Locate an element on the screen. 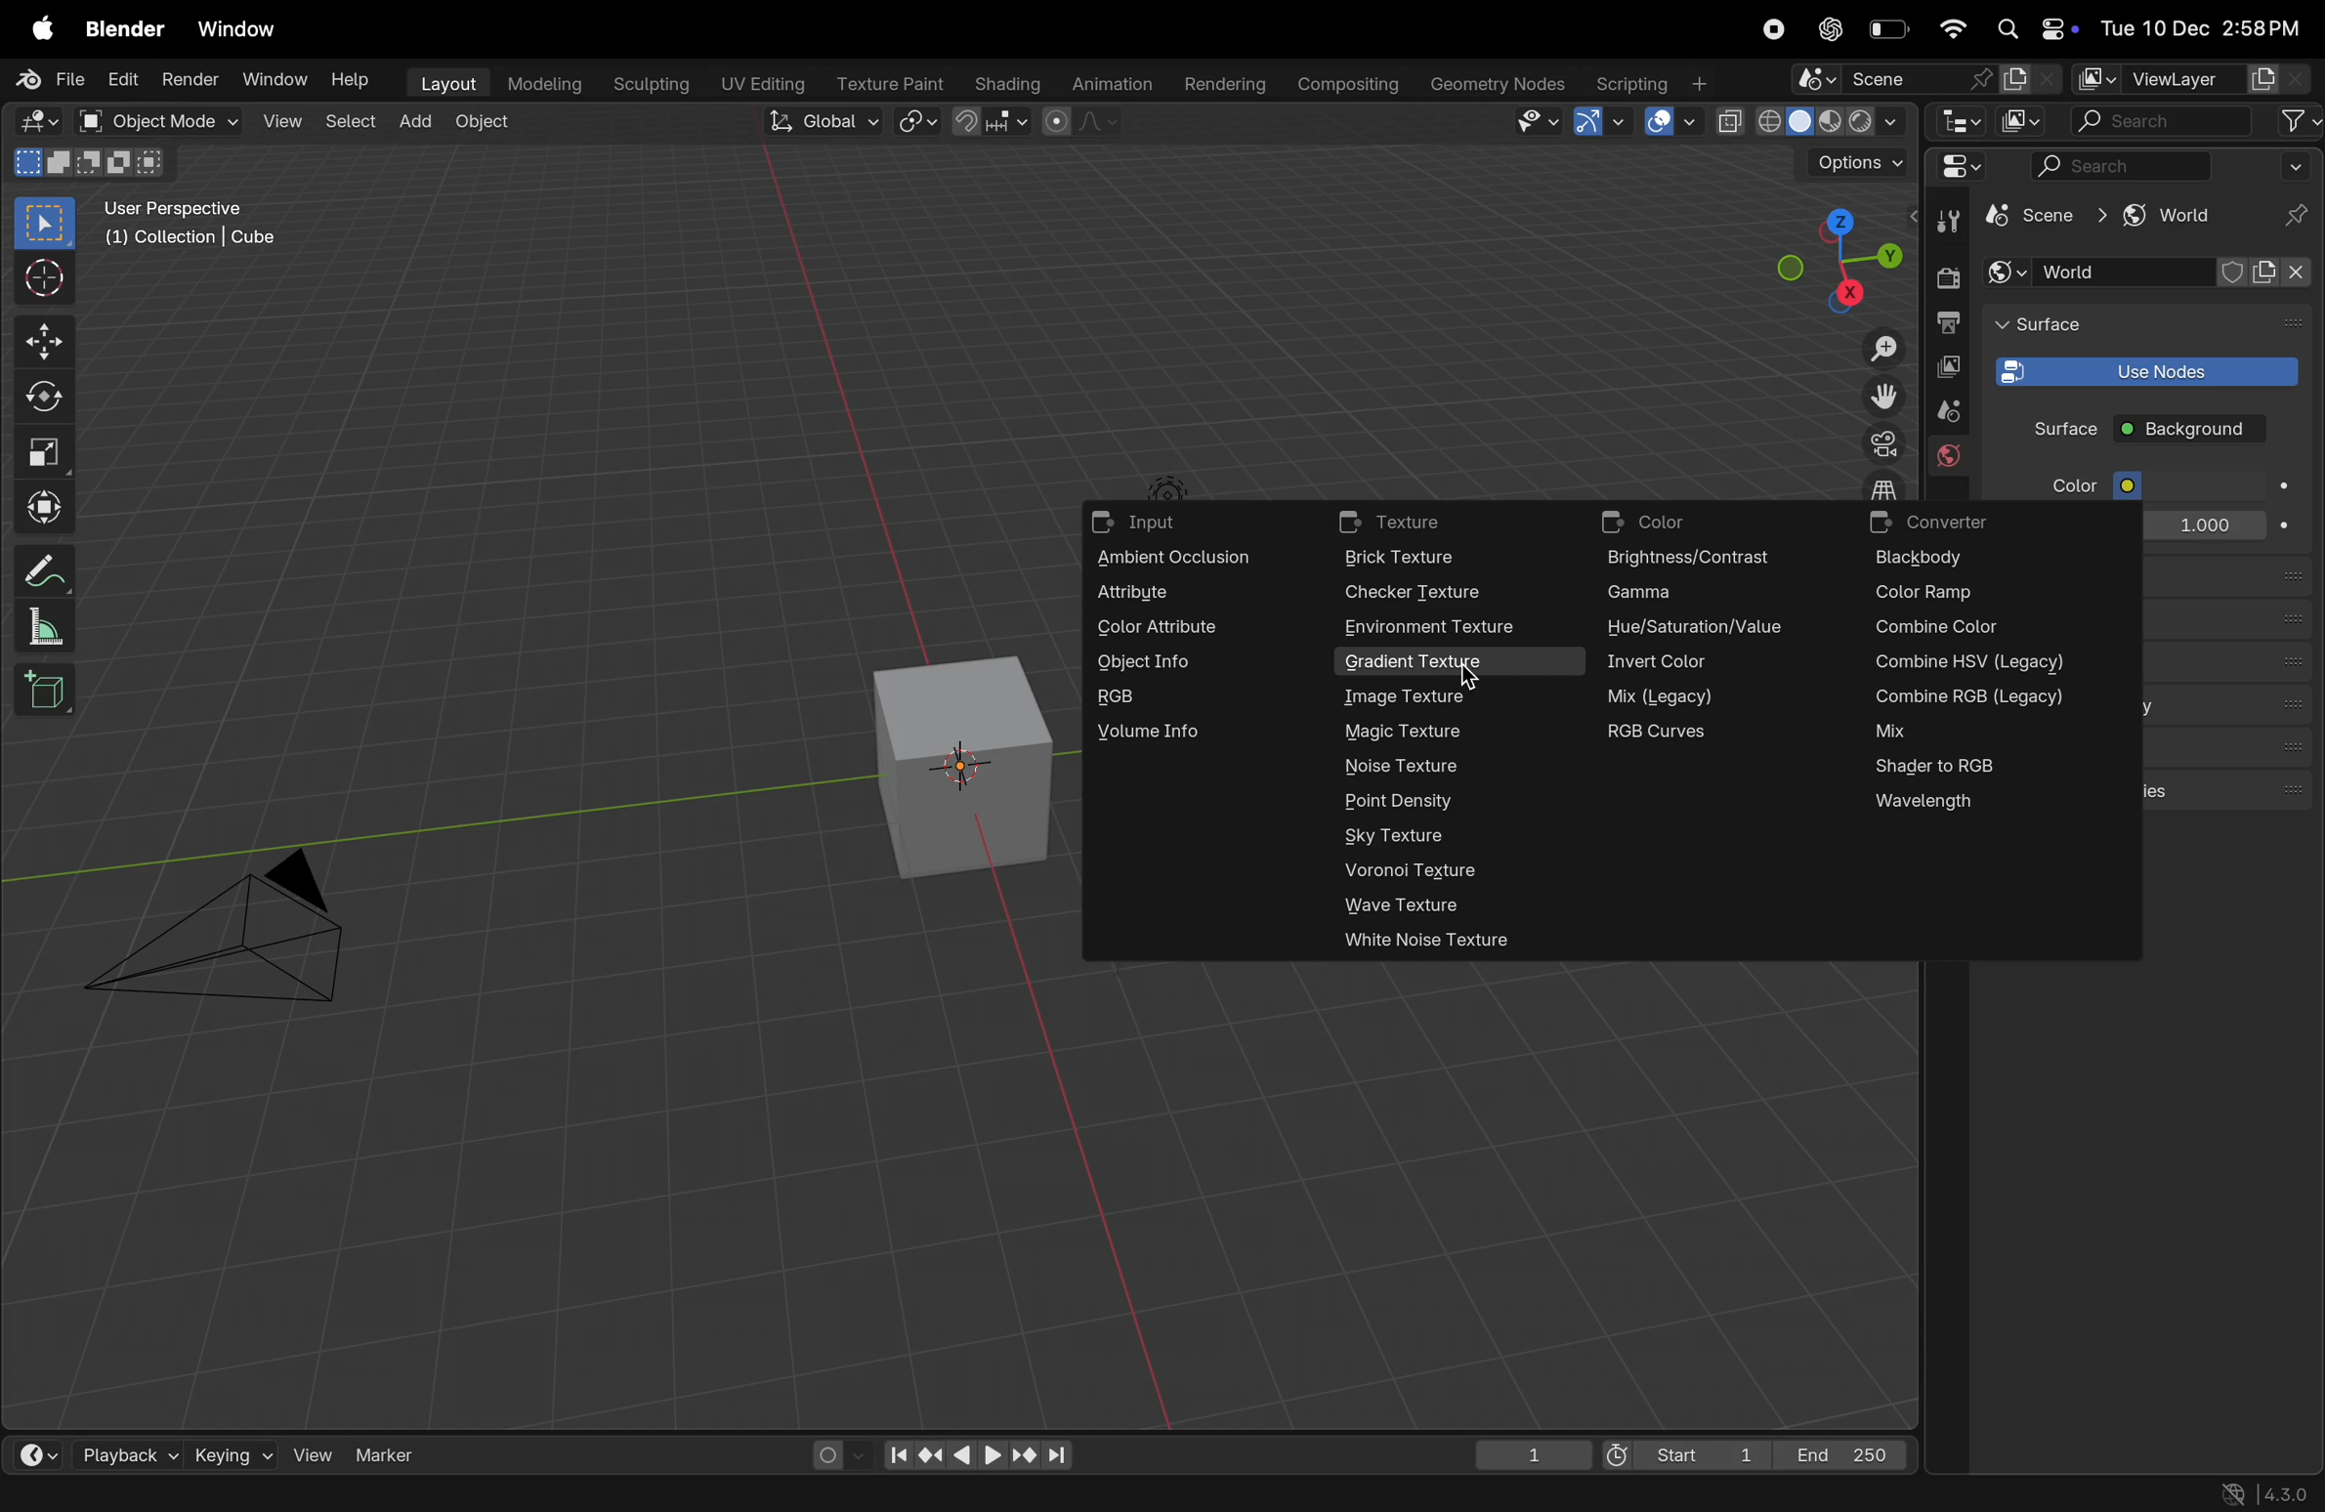  Shader RGB is located at coordinates (1960, 769).